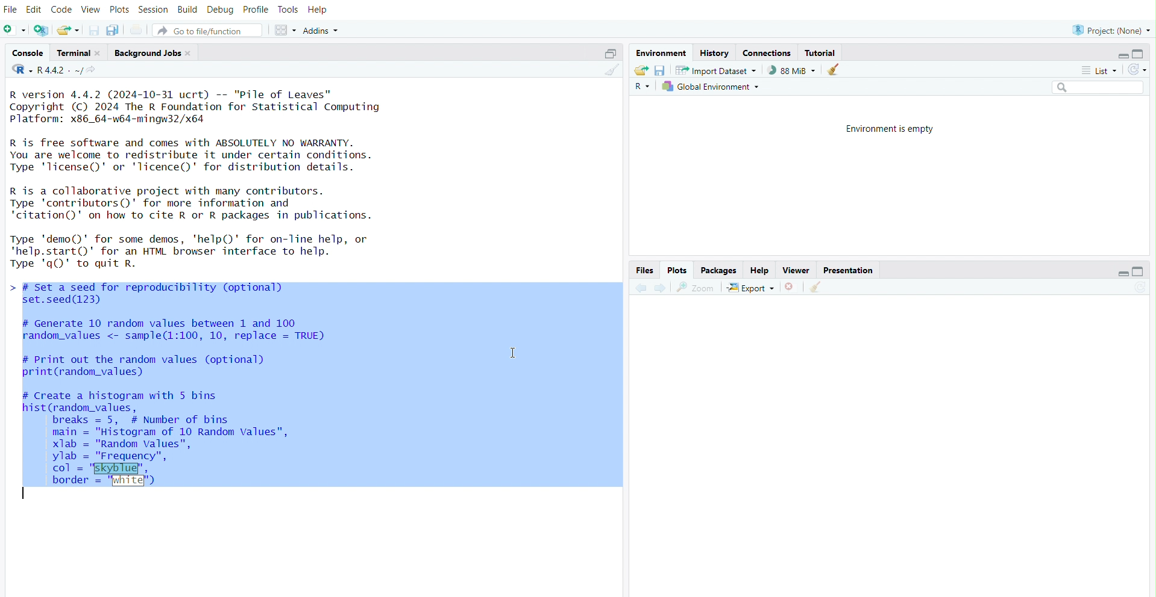 The width and height of the screenshot is (1156, 597). What do you see at coordinates (609, 51) in the screenshot?
I see `maximize` at bounding box center [609, 51].